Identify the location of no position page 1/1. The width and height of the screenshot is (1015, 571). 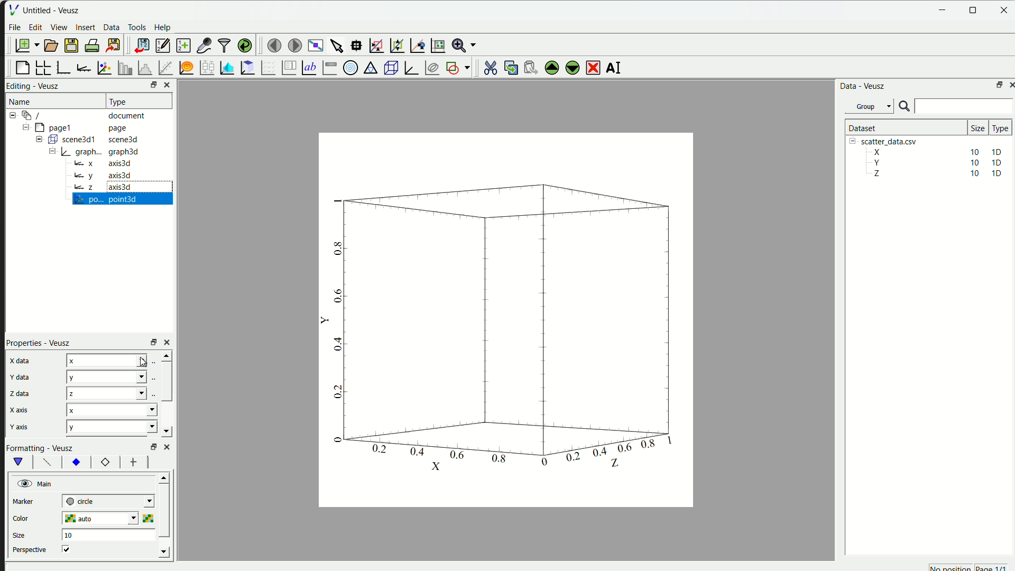
(971, 566).